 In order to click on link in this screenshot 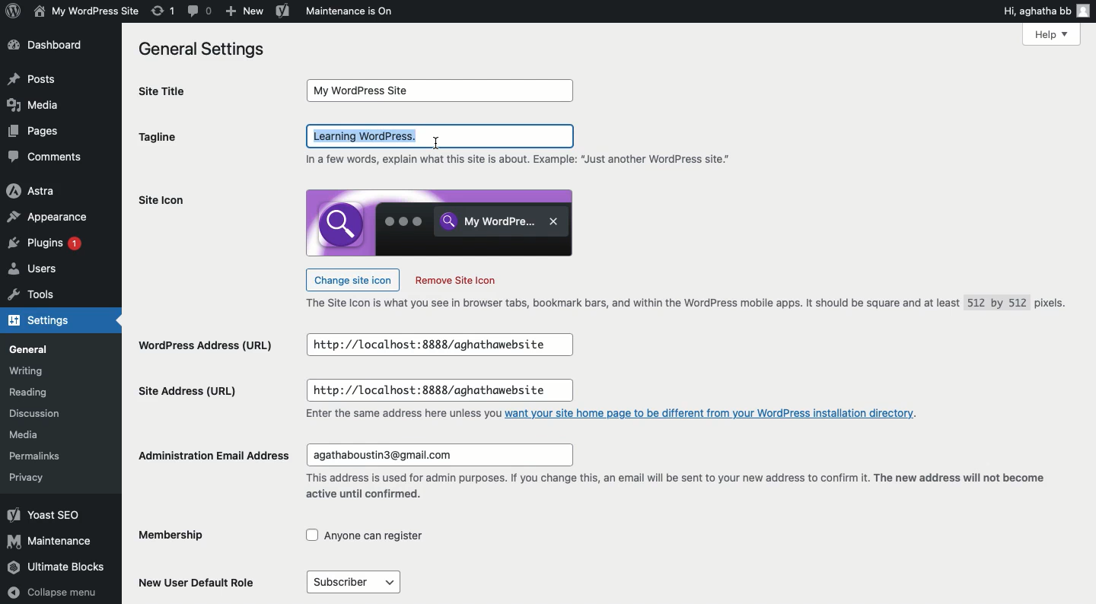, I will do `click(712, 412)`.